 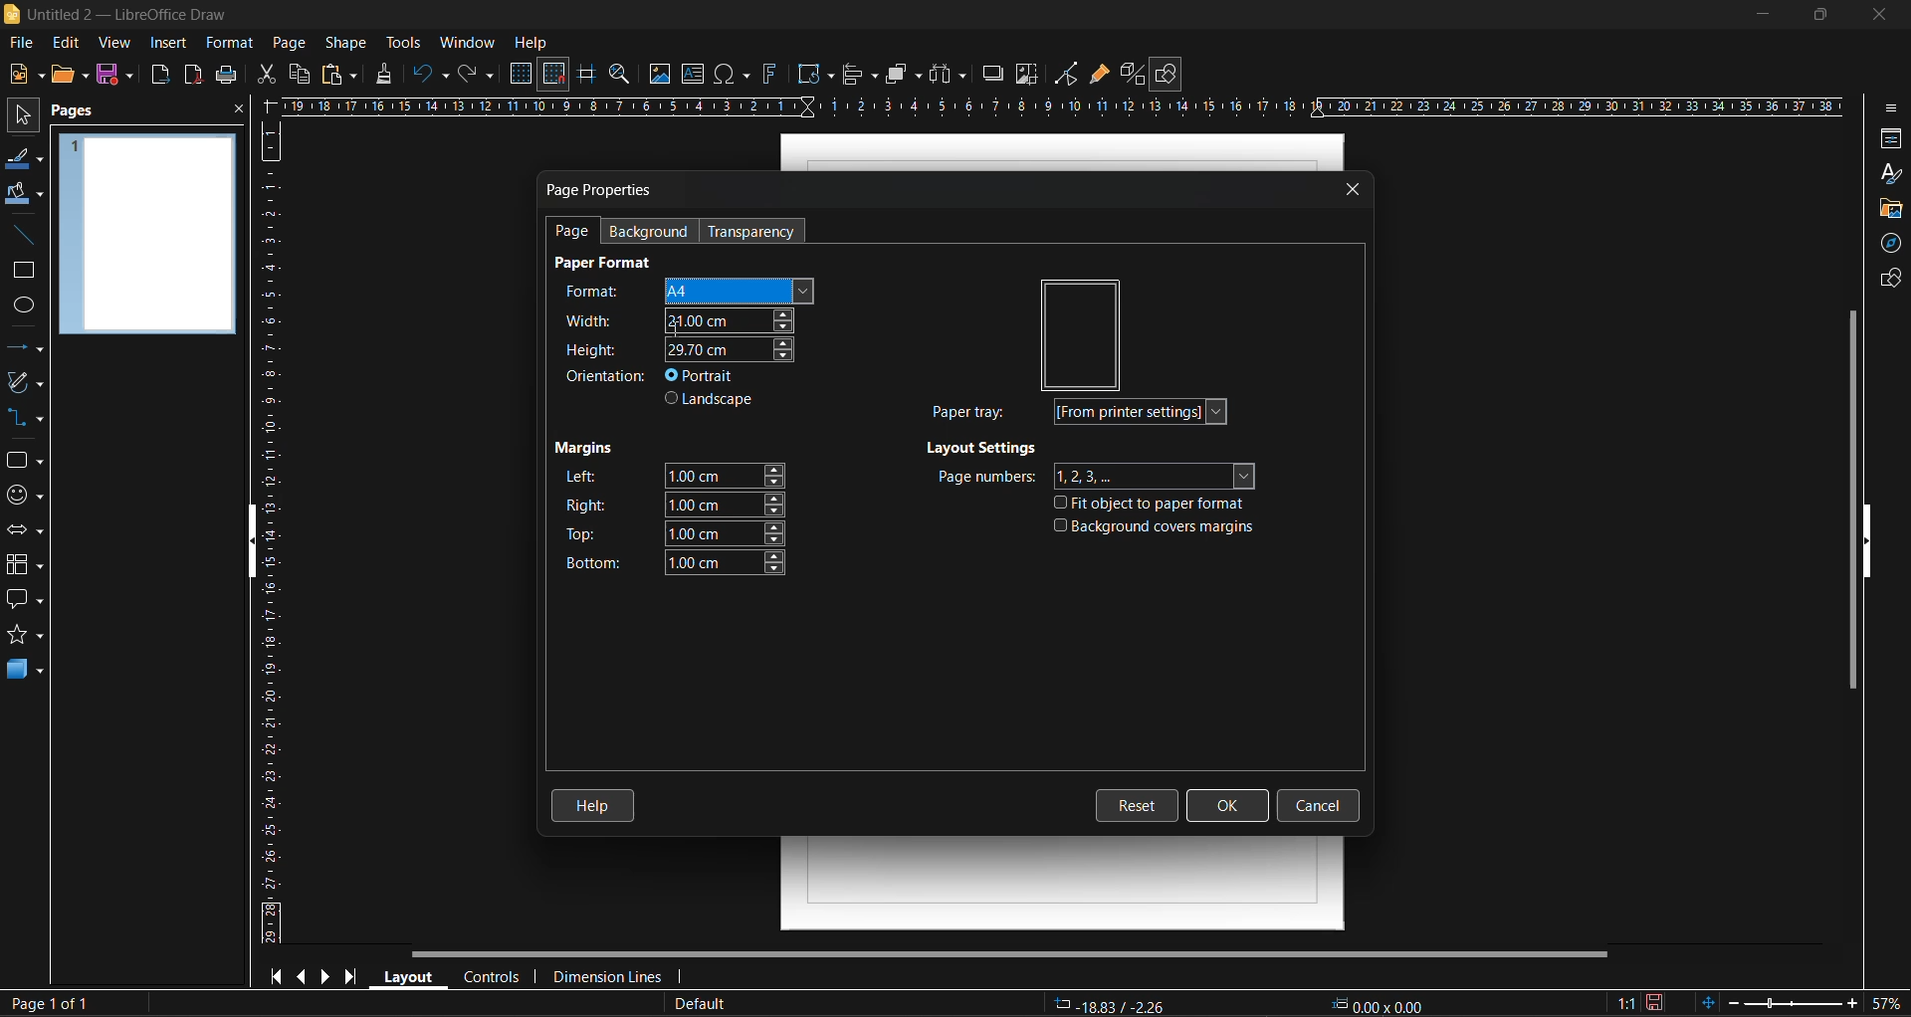 What do you see at coordinates (680, 318) in the screenshot?
I see `width` at bounding box center [680, 318].